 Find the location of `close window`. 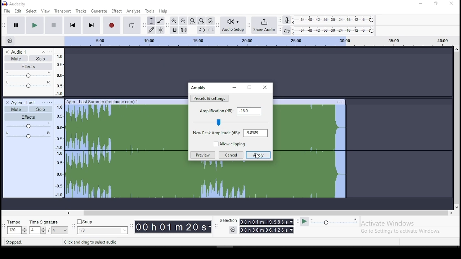

close window is located at coordinates (452, 4).